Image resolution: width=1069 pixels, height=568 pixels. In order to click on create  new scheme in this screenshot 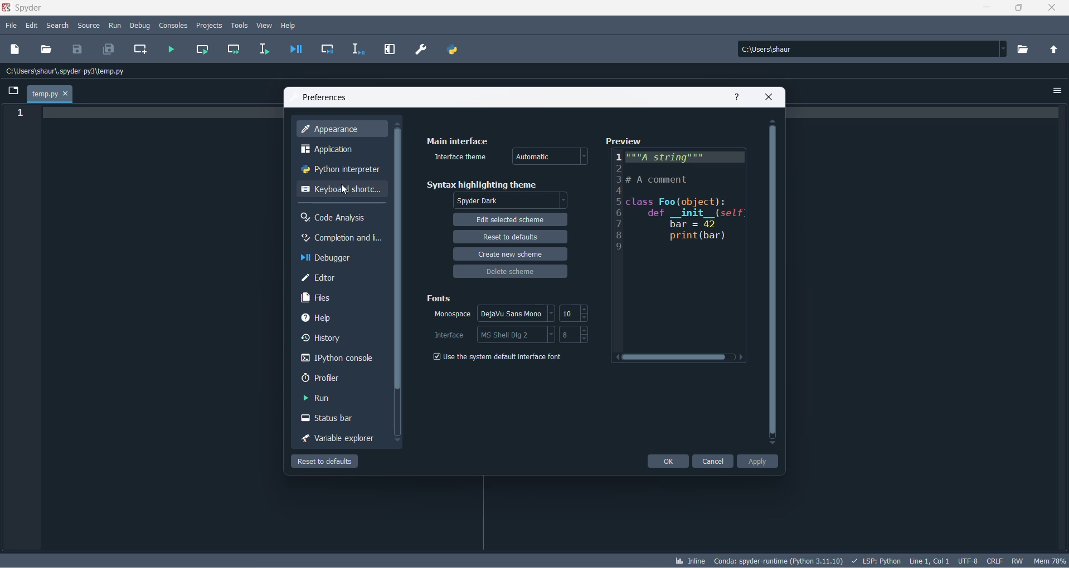, I will do `click(511, 255)`.